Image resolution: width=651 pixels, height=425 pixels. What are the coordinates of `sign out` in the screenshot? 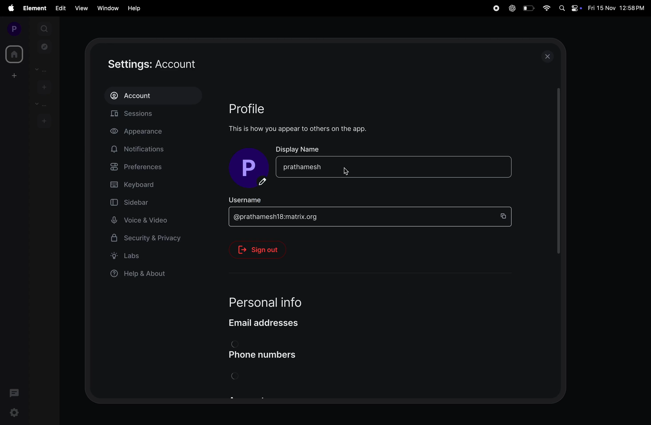 It's located at (262, 250).